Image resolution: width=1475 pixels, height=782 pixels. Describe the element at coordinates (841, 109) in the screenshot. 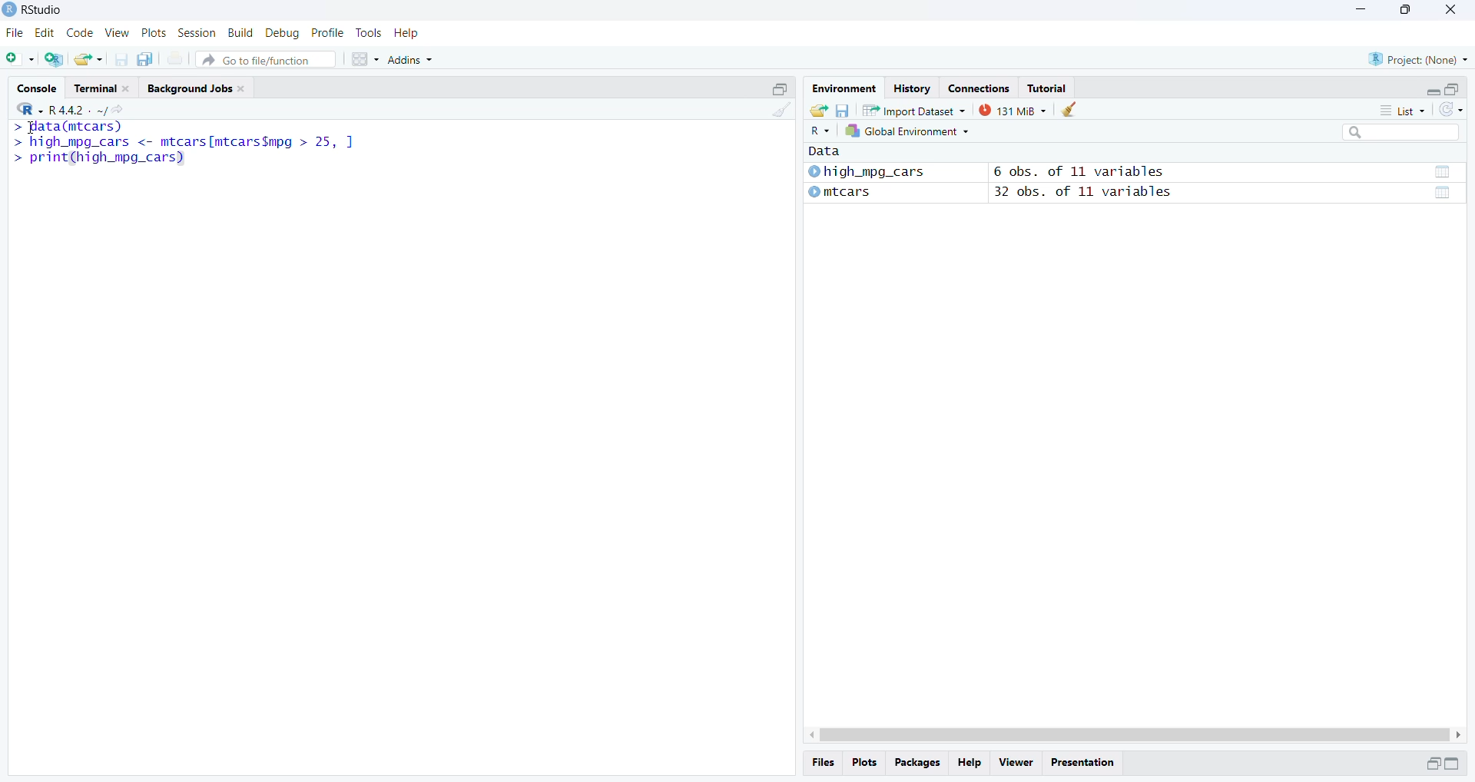

I see `save` at that location.